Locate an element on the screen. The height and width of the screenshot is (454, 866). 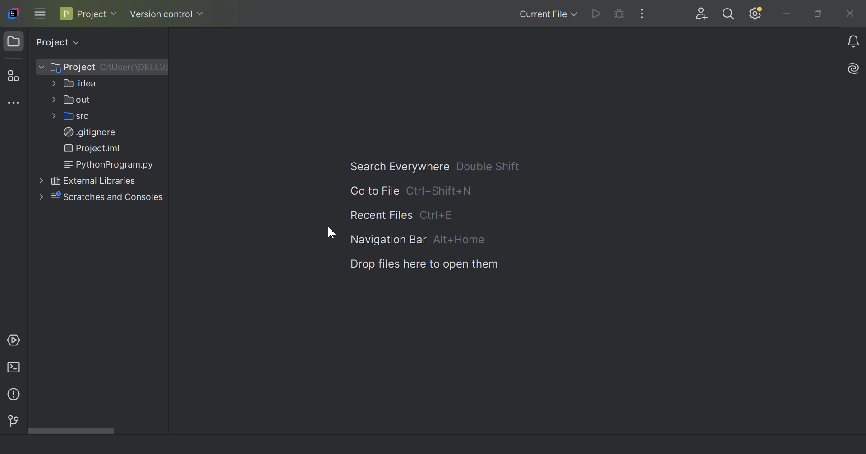
More tool windows is located at coordinates (16, 103).